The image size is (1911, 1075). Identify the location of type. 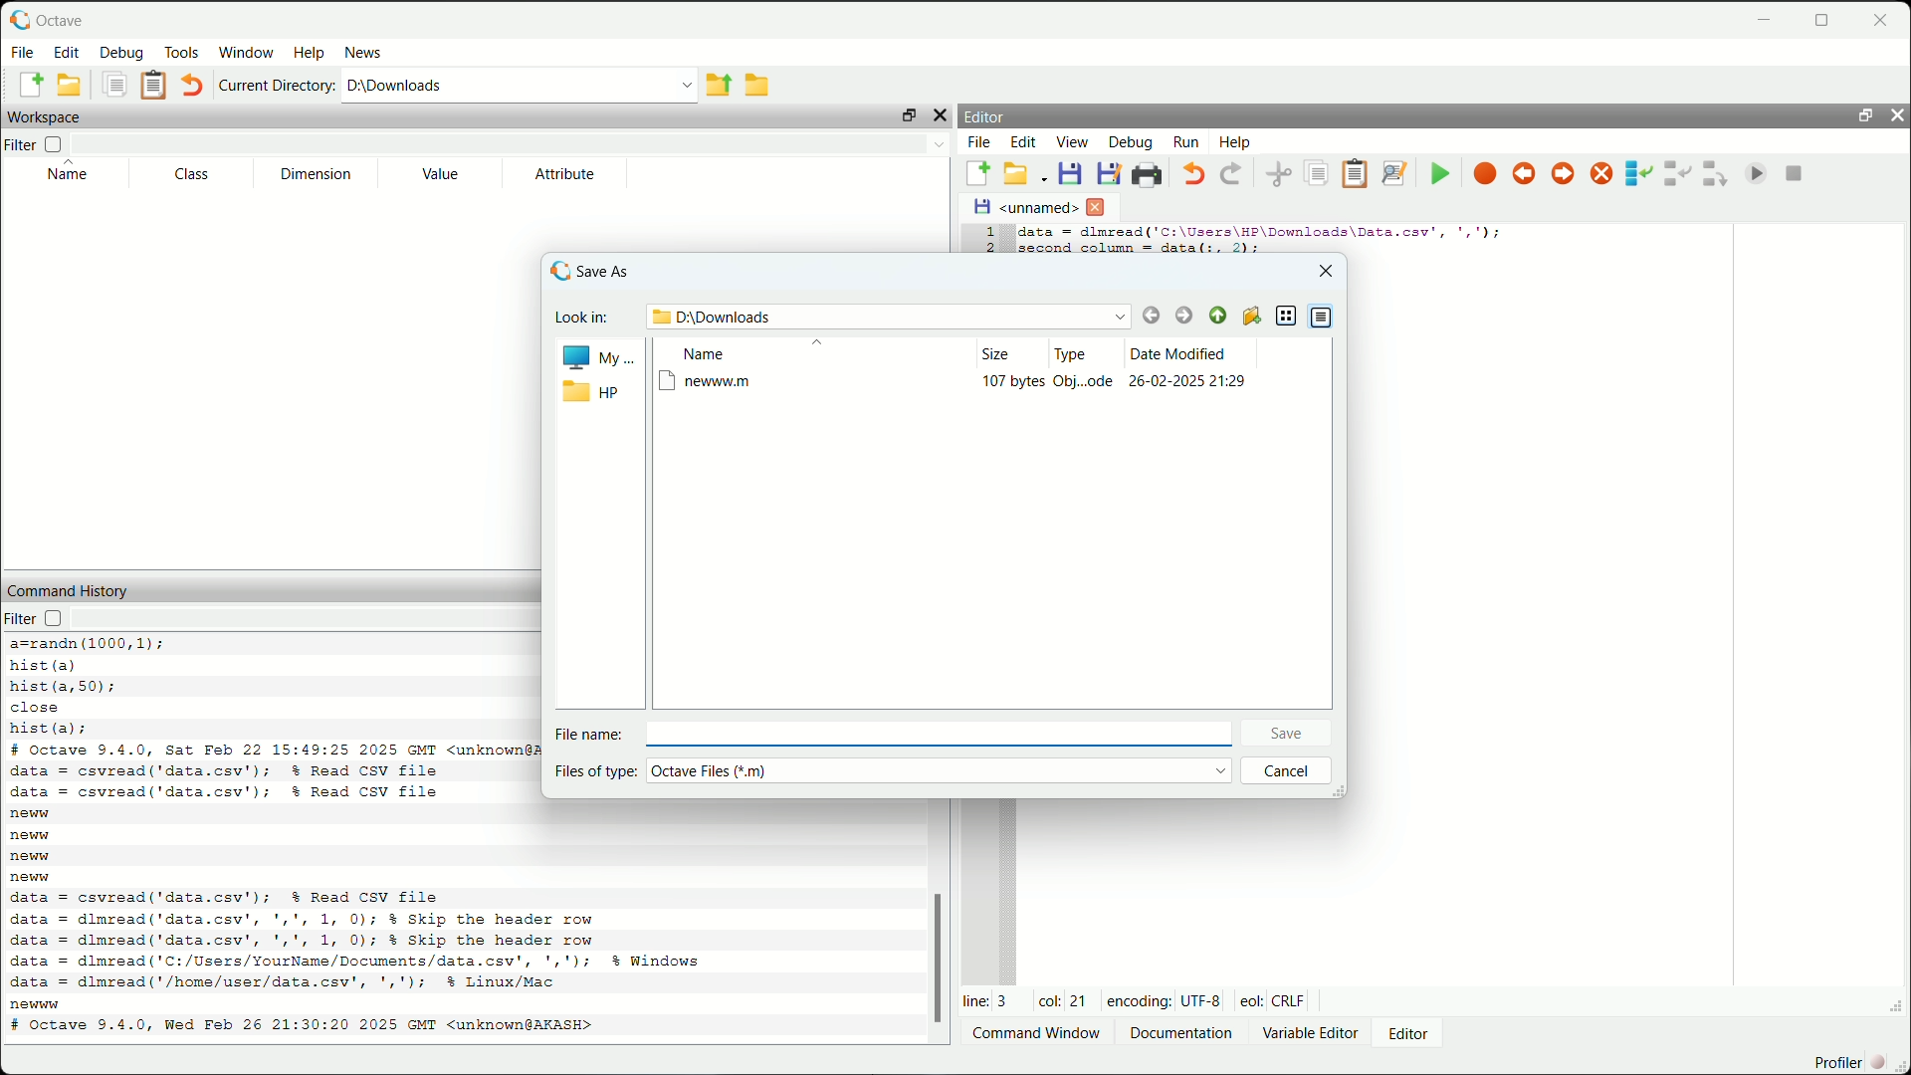
(1072, 353).